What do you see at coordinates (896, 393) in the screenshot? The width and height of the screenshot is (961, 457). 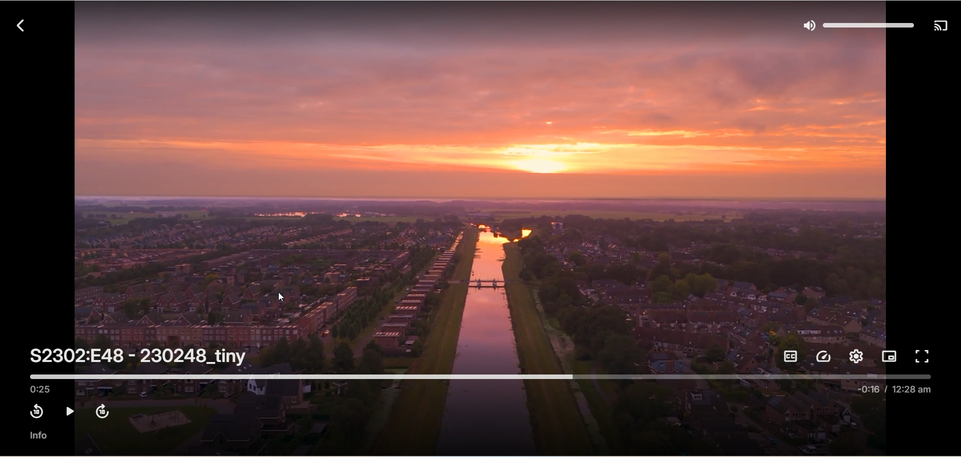 I see `-0:17/12:28 am` at bounding box center [896, 393].